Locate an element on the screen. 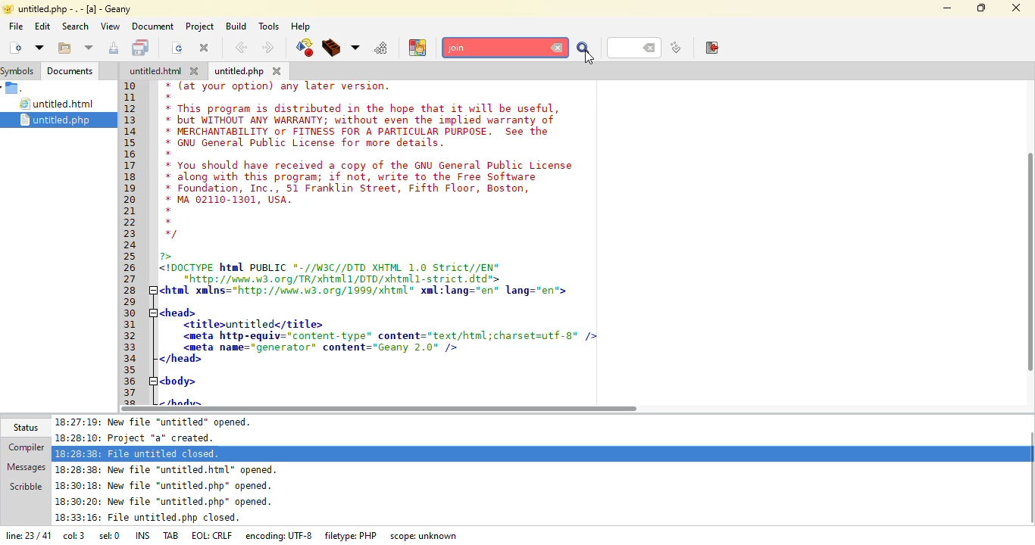 This screenshot has width=1035, height=545. * but without any warranty; without even the implied warranty of is located at coordinates (362, 121).